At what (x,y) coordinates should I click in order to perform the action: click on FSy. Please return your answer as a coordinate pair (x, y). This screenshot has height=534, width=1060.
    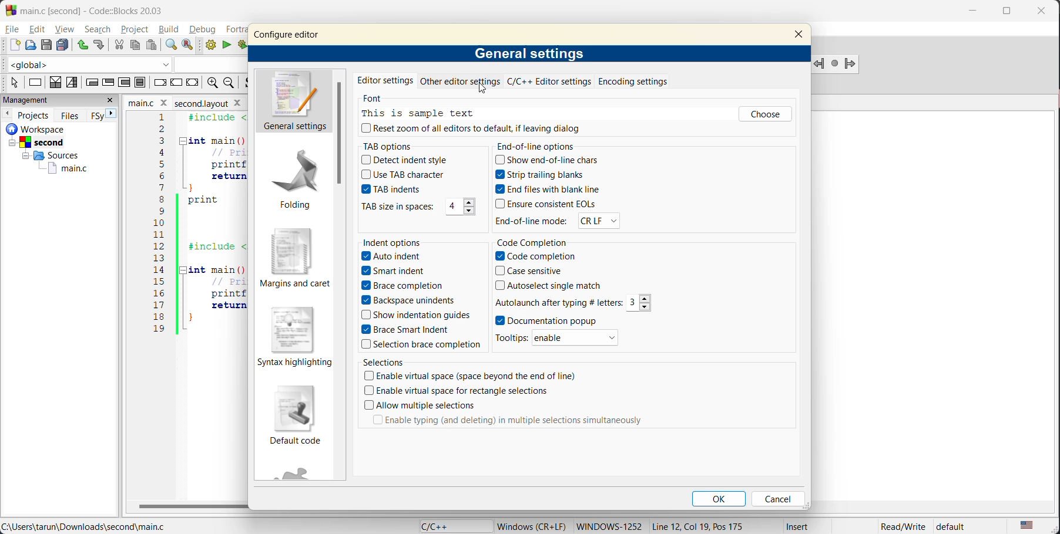
    Looking at the image, I should click on (97, 115).